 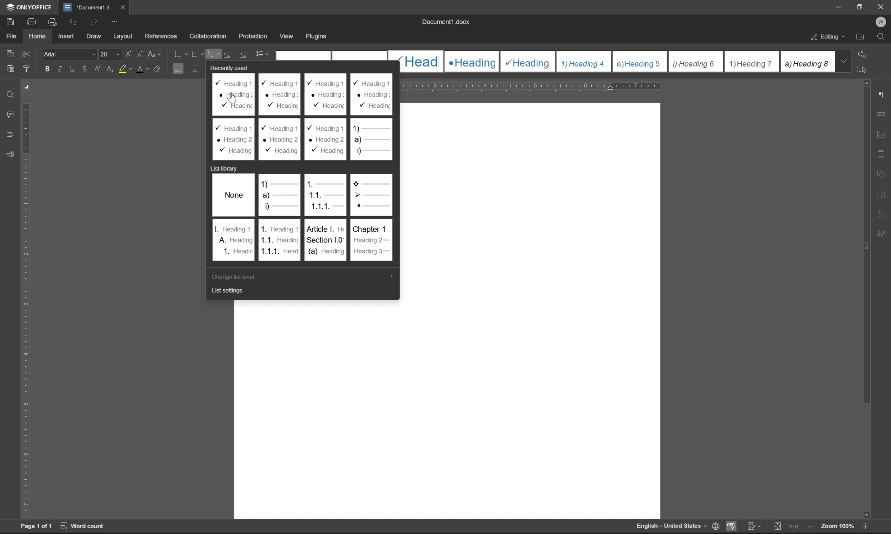 I want to click on text art settings, so click(x=881, y=214).